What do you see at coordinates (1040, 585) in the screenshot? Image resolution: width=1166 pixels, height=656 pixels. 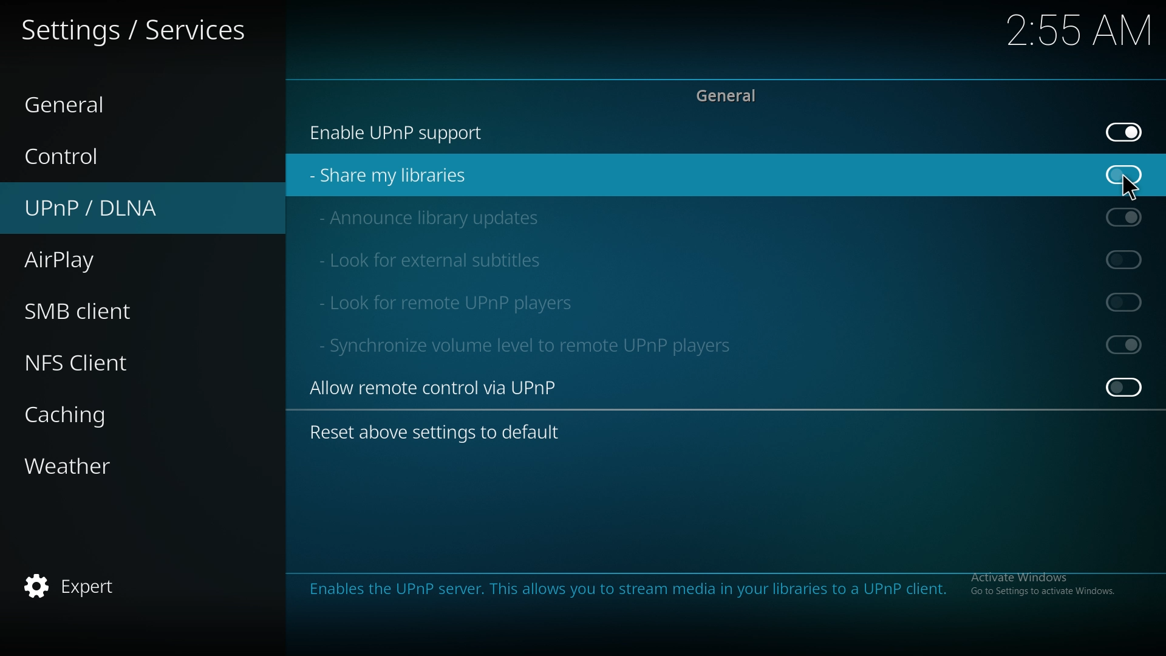 I see `Activate Windows, Go to settings to activate windows` at bounding box center [1040, 585].